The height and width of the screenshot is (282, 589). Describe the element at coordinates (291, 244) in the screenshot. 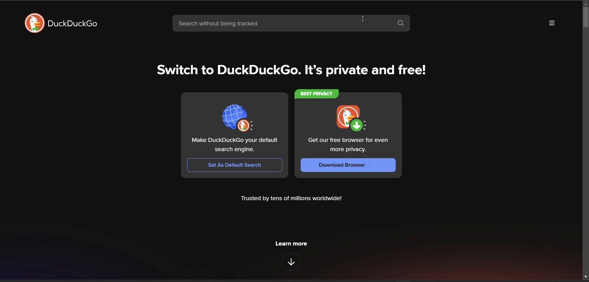

I see `learn more` at that location.